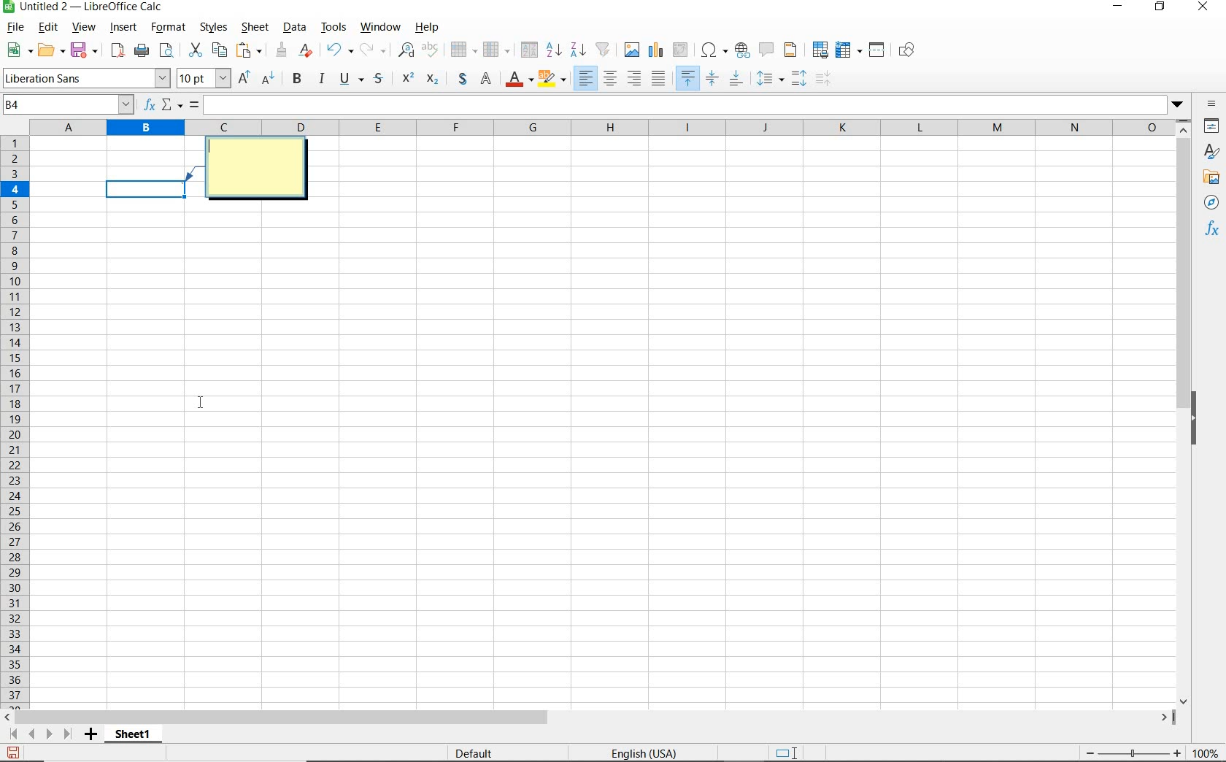  Describe the element at coordinates (269, 80) in the screenshot. I see `Decrease font size` at that location.